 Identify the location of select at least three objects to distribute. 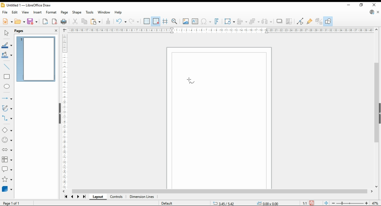
(266, 21).